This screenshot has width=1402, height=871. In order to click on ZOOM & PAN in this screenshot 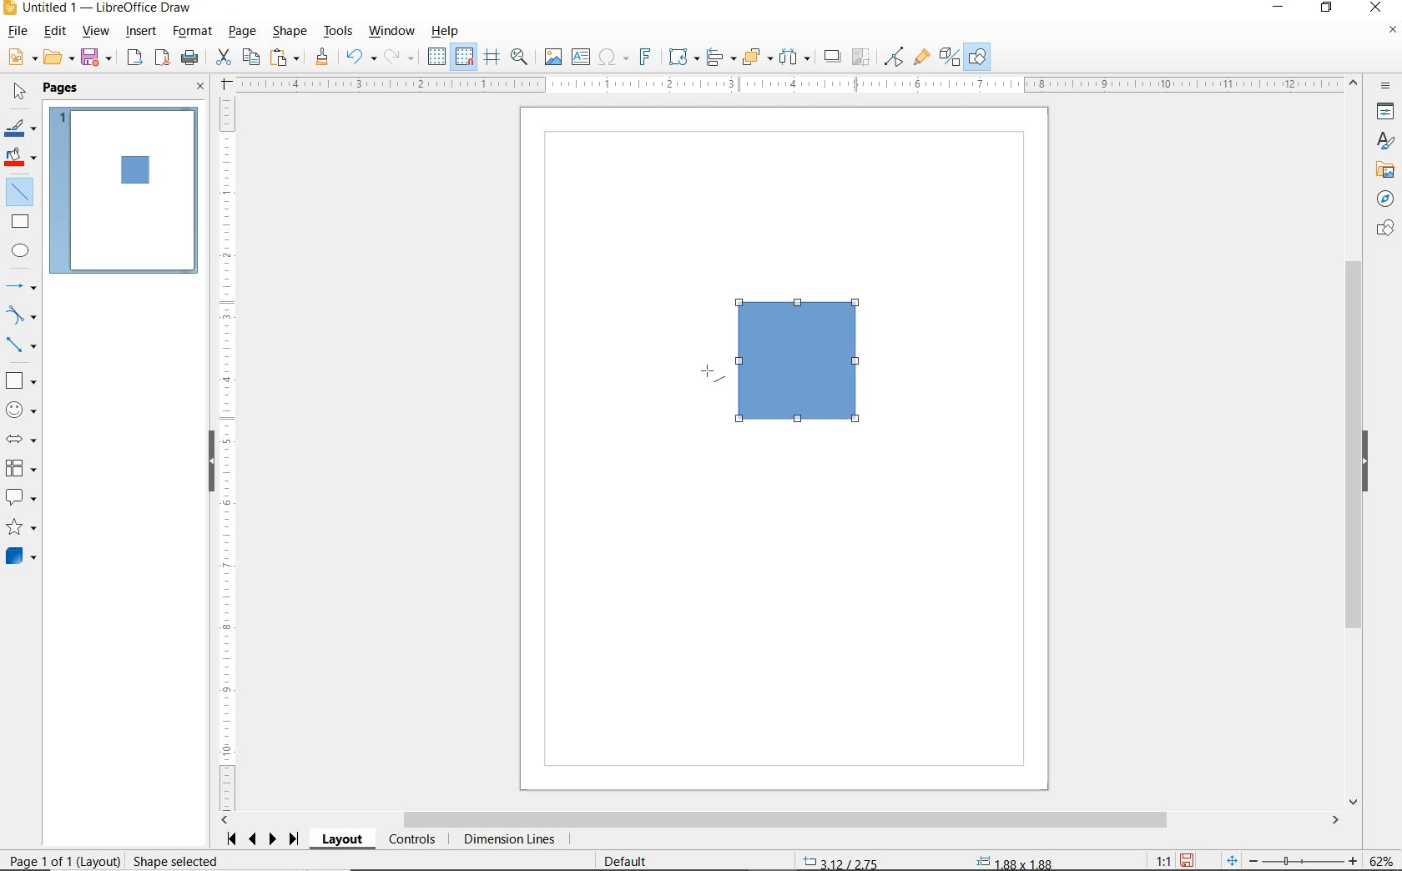, I will do `click(520, 57)`.